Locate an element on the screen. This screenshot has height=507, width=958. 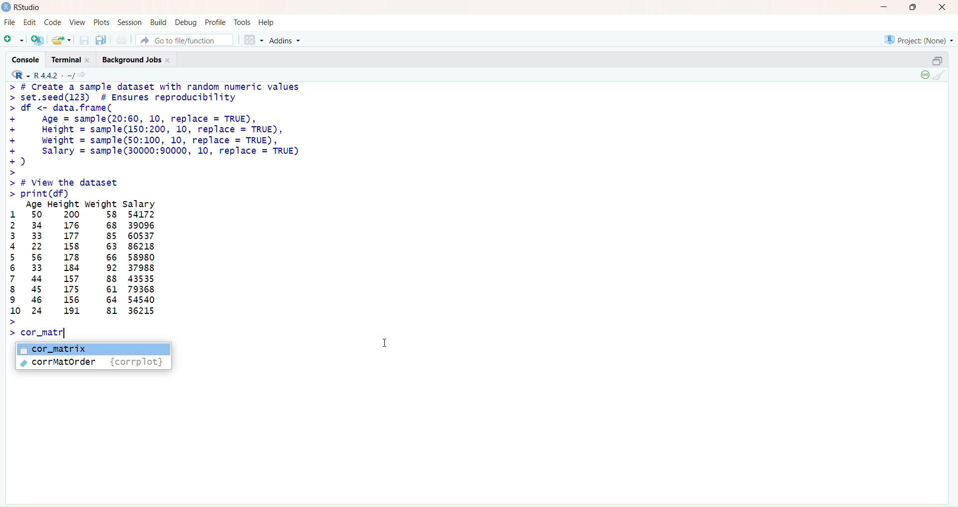
Workspace panes is located at coordinates (251, 39).